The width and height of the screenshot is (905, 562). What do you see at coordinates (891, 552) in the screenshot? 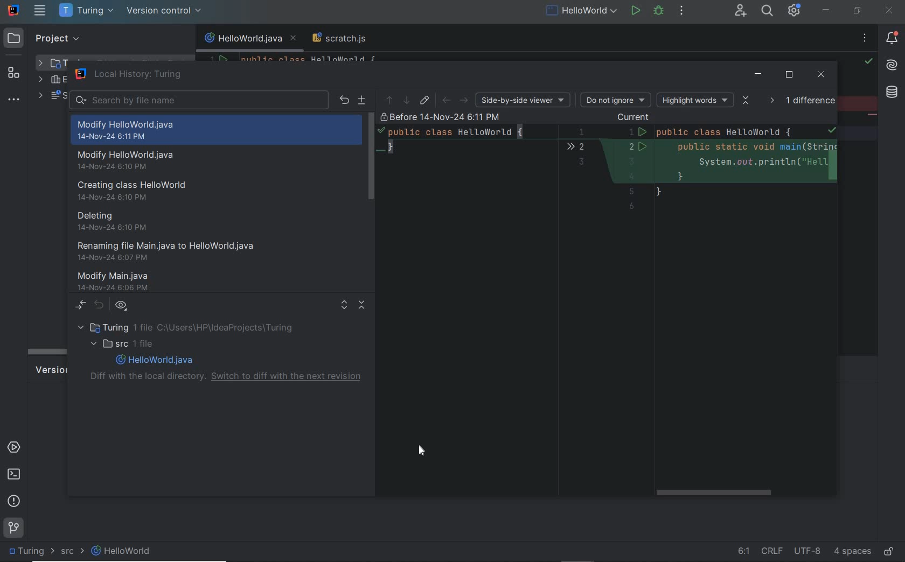
I see `make file ready only` at bounding box center [891, 552].